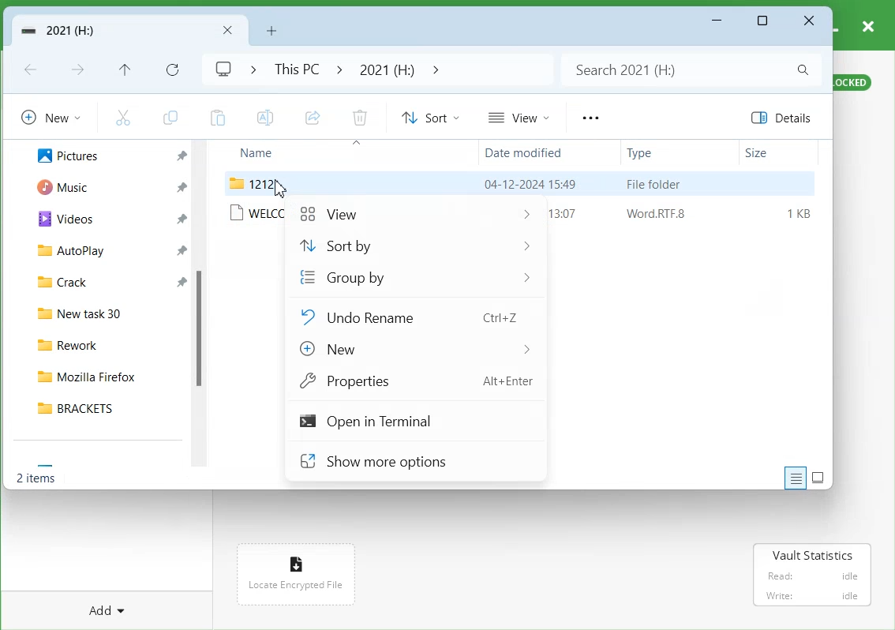 The height and width of the screenshot is (630, 895). I want to click on Close Folder, so click(228, 30).